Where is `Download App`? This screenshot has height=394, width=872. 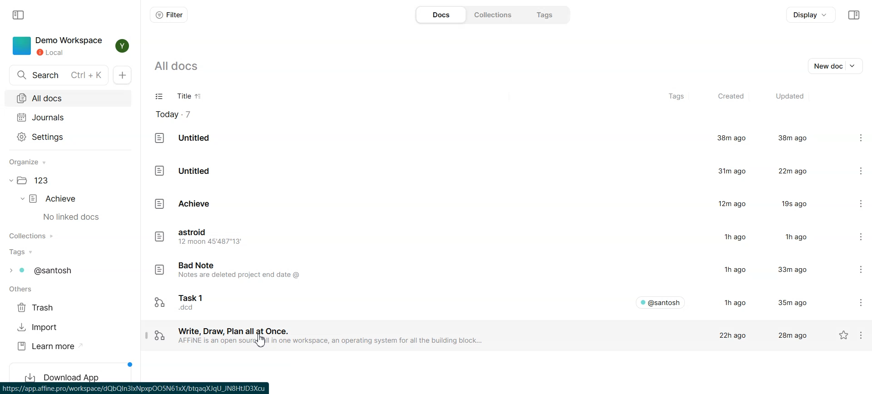
Download App is located at coordinates (70, 371).